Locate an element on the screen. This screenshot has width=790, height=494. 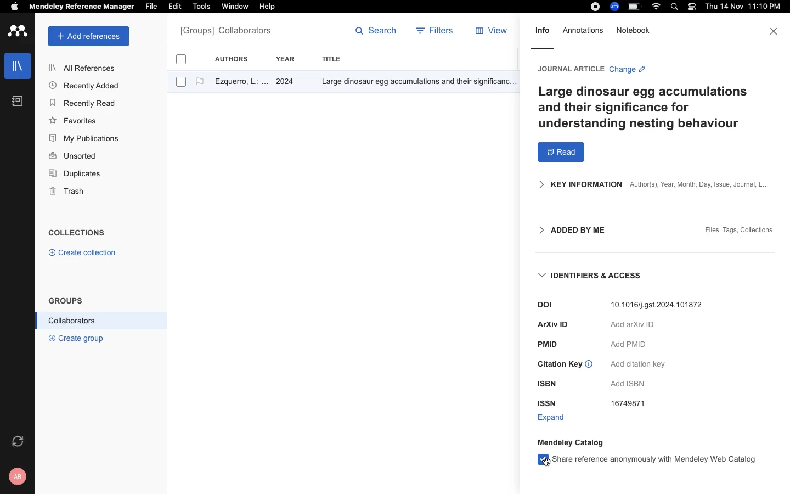
File is located at coordinates (151, 5).